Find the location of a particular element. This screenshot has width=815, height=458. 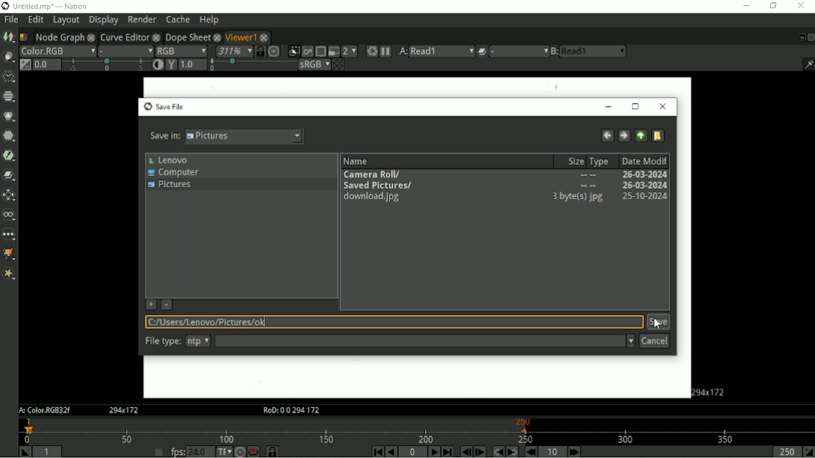

Previous keyframe is located at coordinates (498, 451).